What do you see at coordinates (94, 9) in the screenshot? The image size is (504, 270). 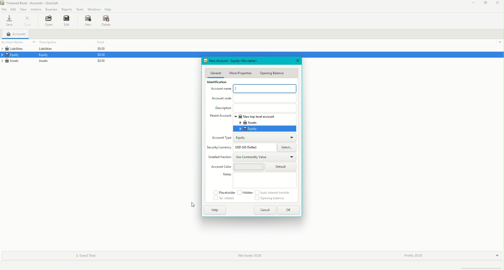 I see `Windows` at bounding box center [94, 9].